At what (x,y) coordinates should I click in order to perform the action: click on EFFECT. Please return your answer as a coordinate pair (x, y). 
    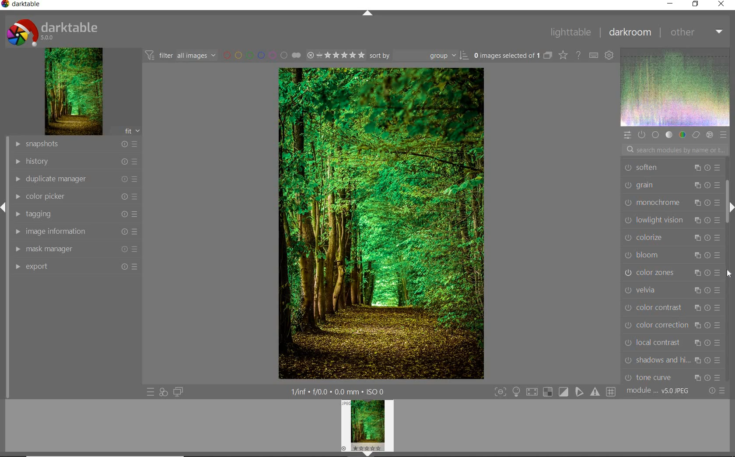
    Looking at the image, I should click on (709, 134).